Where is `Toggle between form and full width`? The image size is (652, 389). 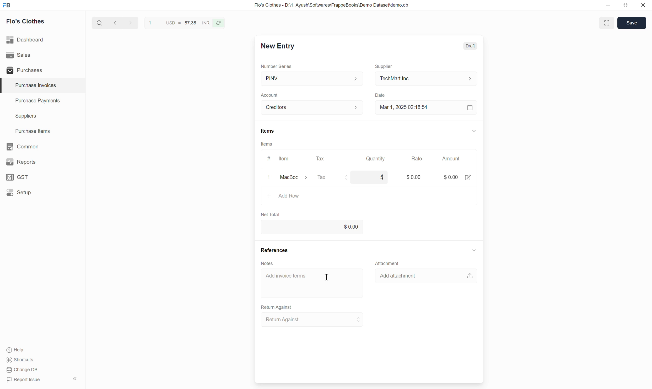 Toggle between form and full width is located at coordinates (606, 23).